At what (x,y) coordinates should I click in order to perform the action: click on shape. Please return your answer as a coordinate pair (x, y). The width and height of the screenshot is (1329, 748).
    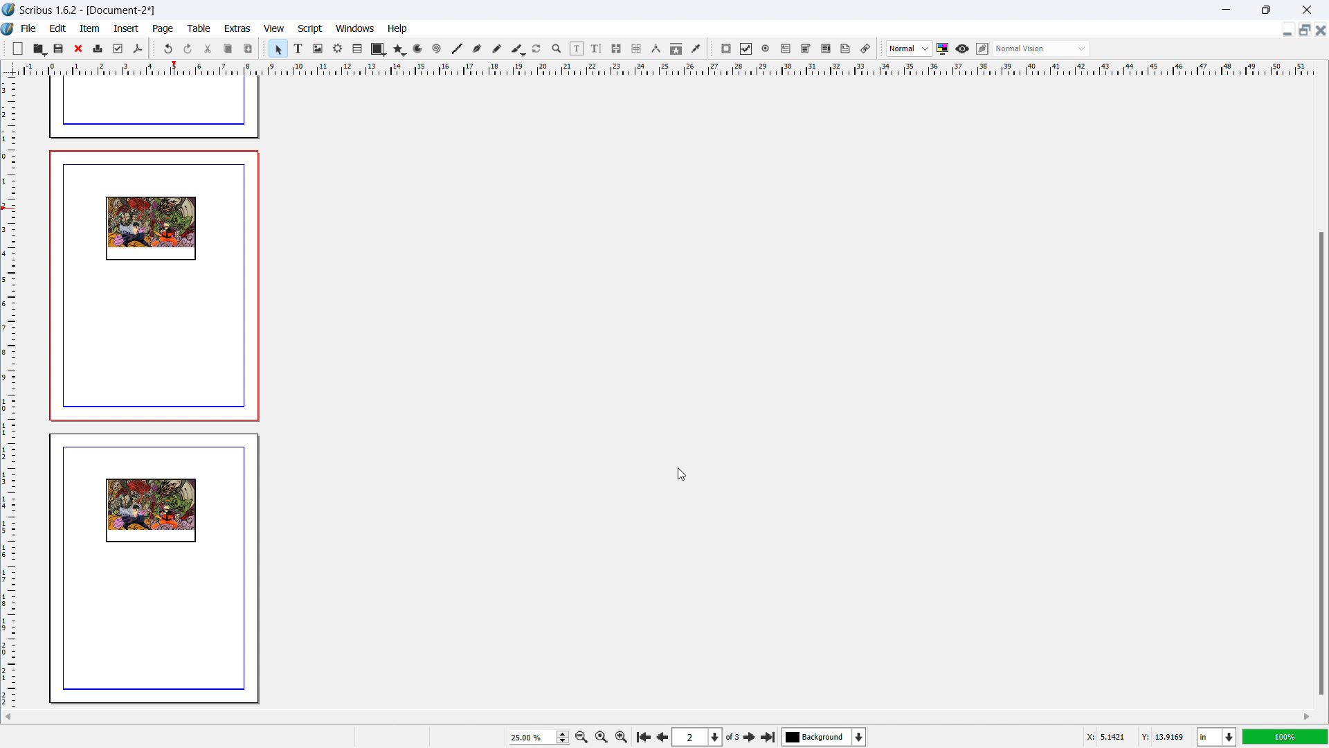
    Looking at the image, I should click on (379, 49).